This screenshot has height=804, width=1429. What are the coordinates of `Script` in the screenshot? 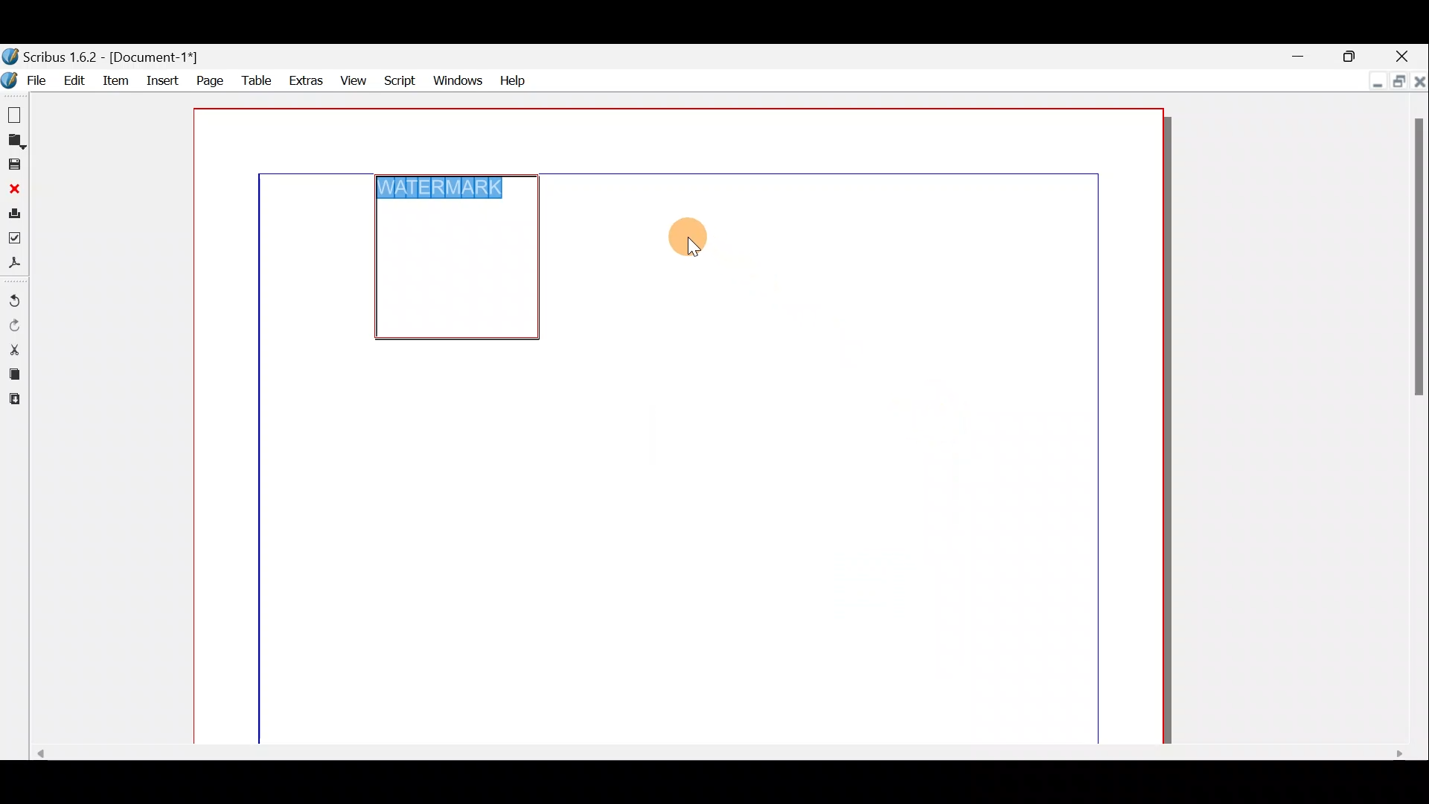 It's located at (401, 79).